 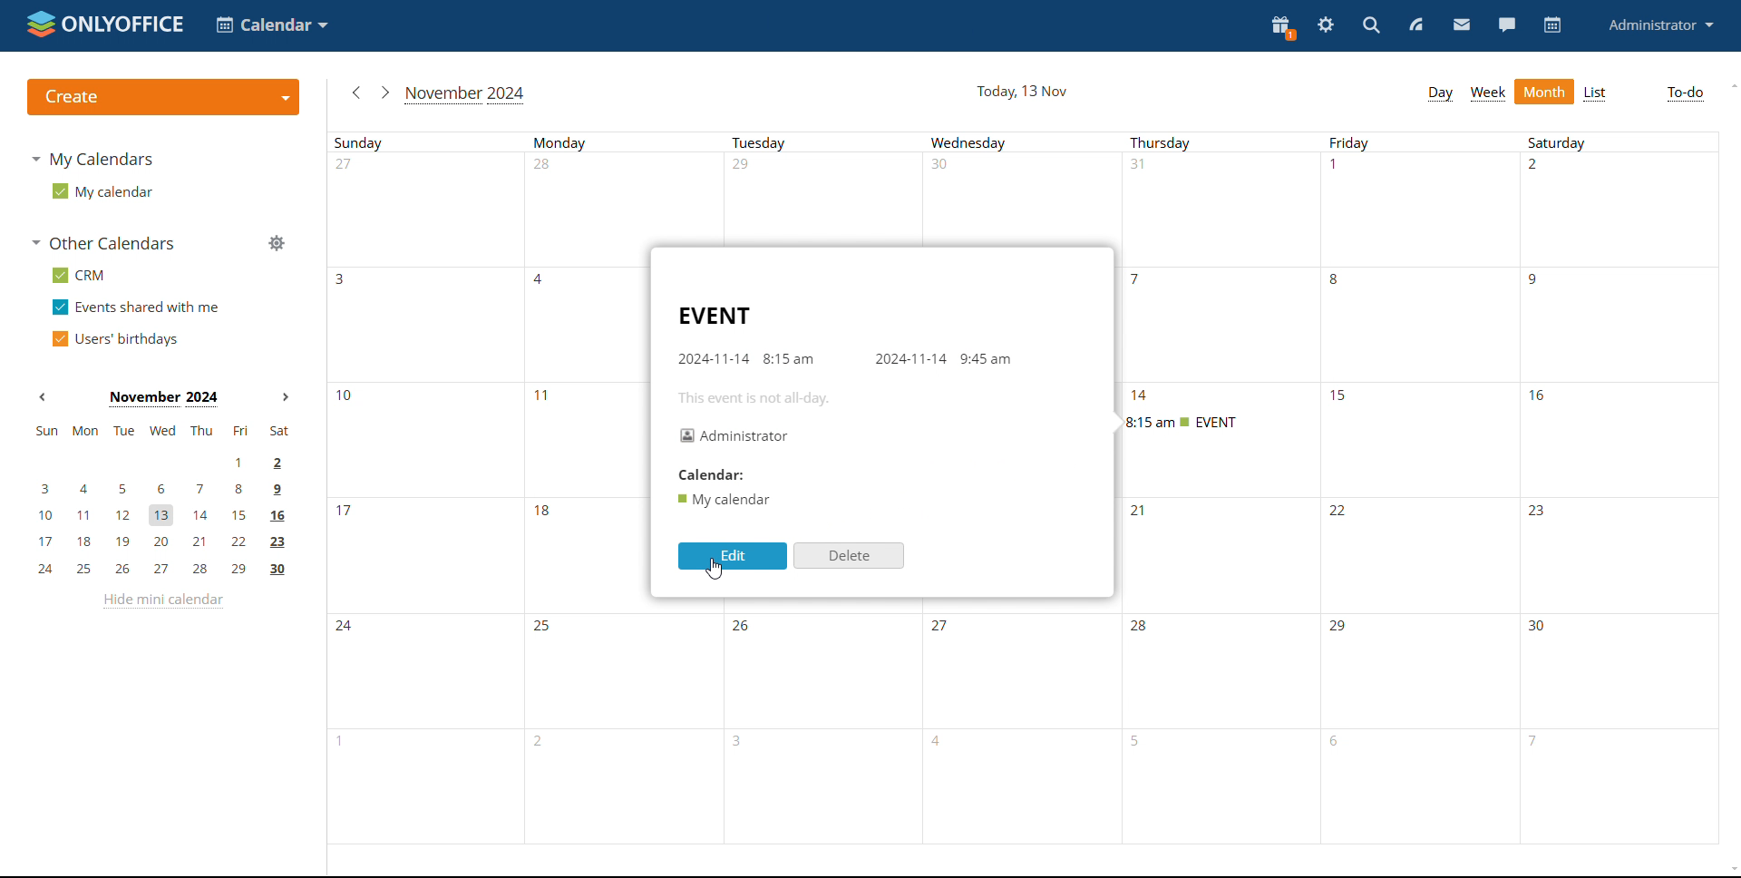 I want to click on users' birthdays, so click(x=113, y=338).